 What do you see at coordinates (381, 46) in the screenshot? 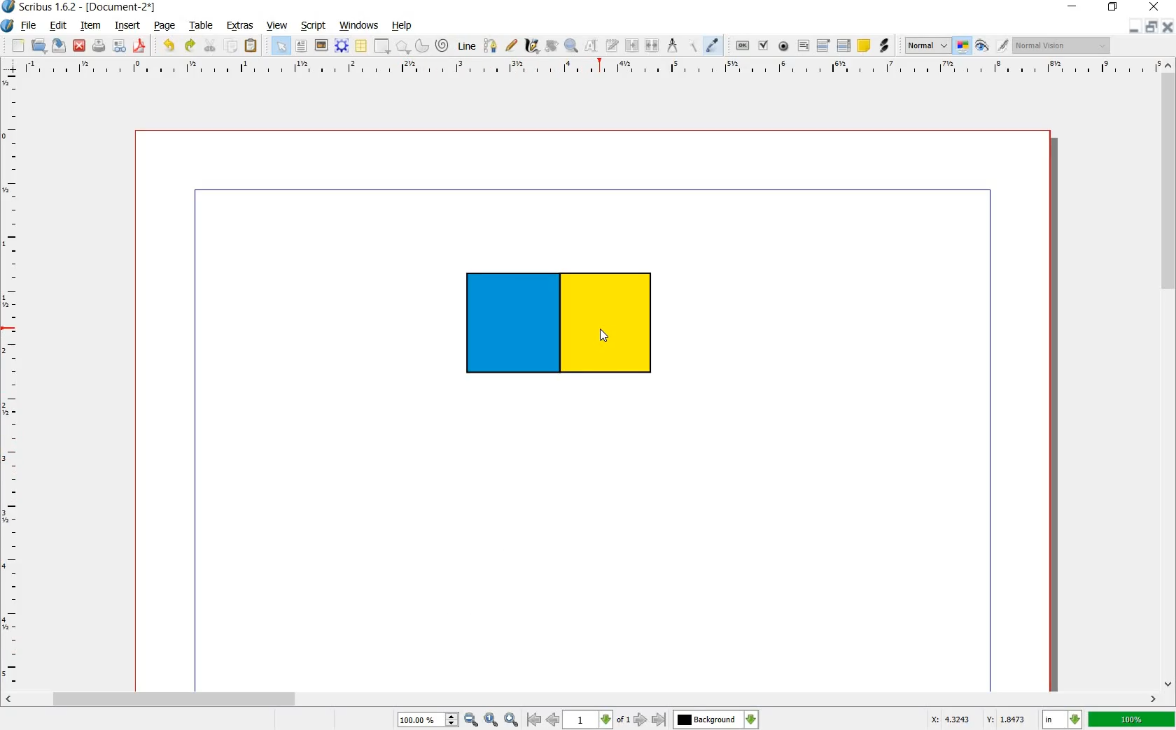
I see `shape` at bounding box center [381, 46].